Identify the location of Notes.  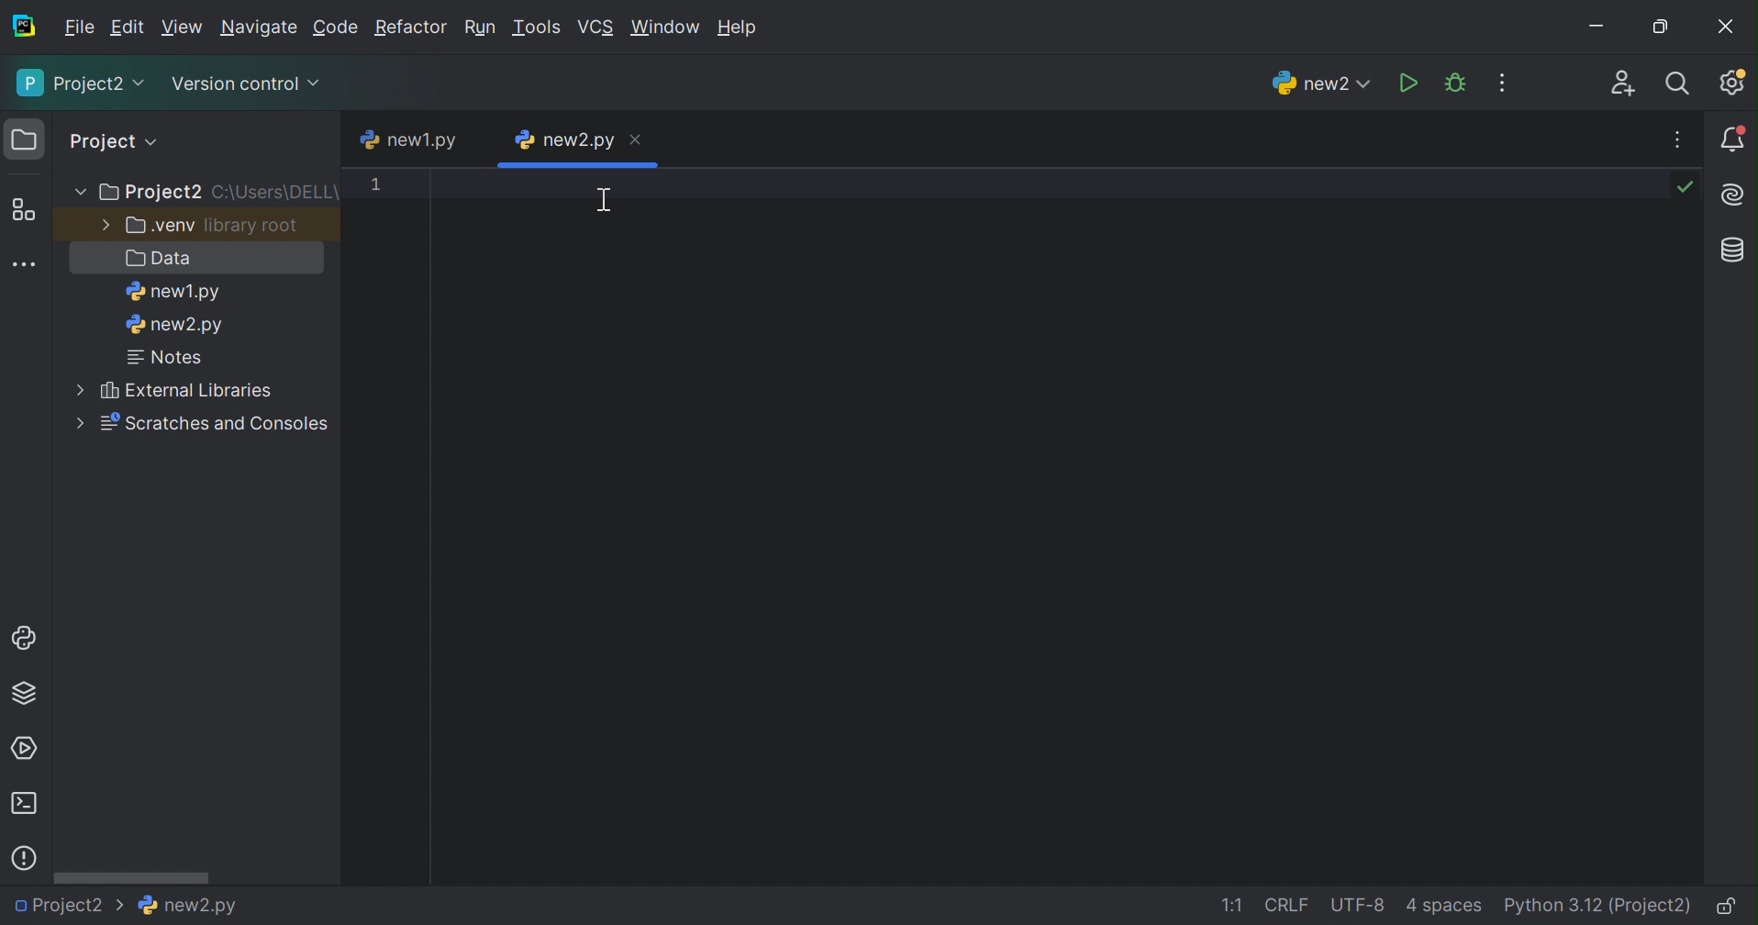
(165, 358).